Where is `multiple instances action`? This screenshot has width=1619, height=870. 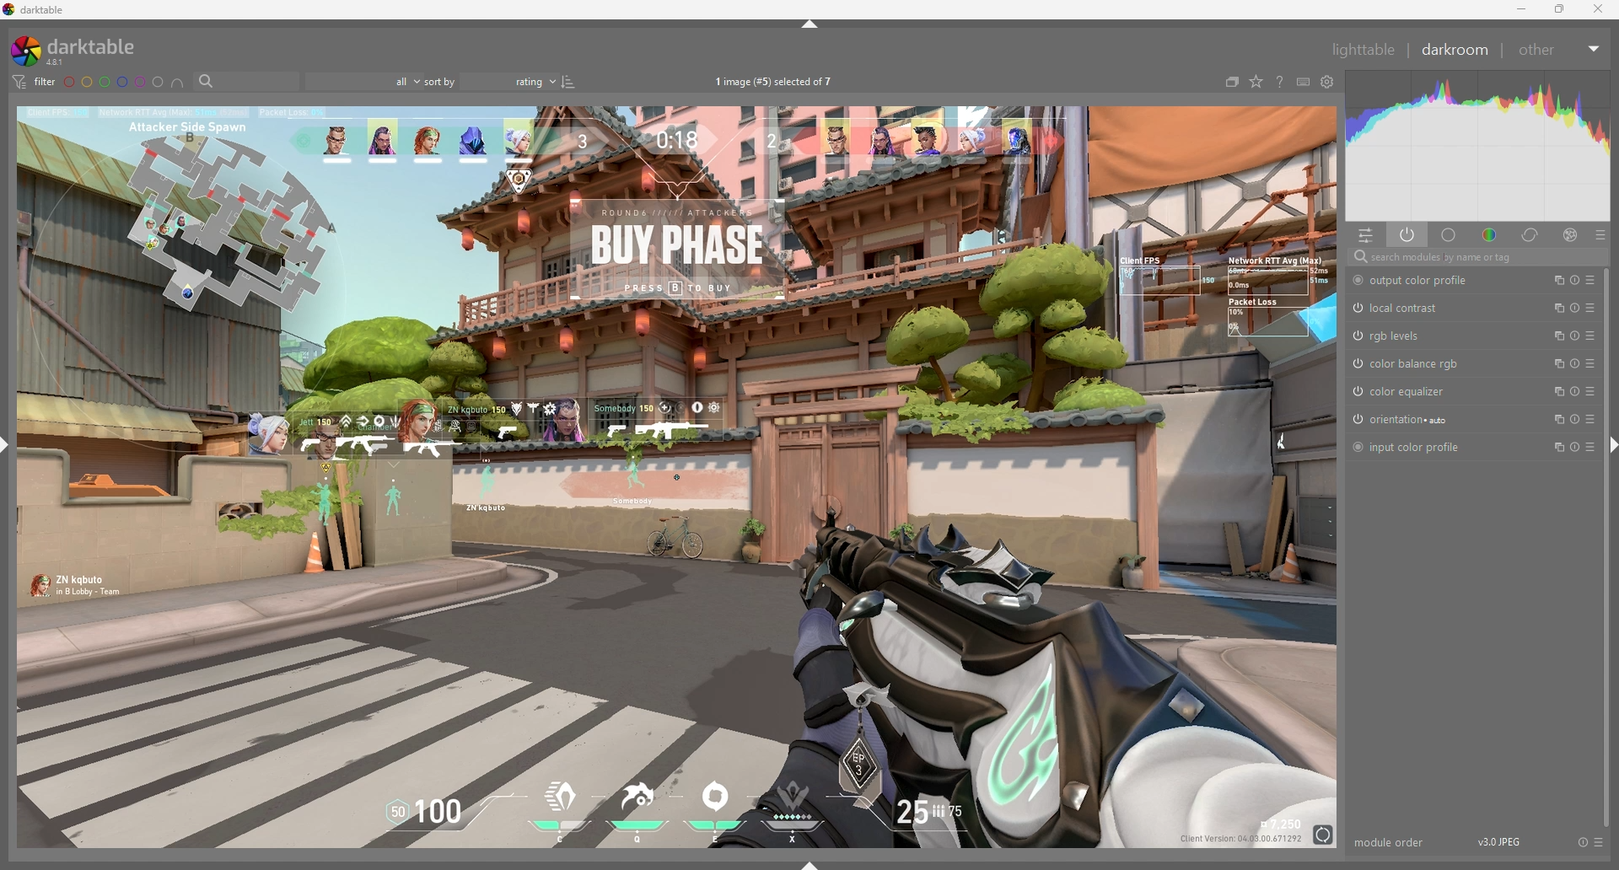 multiple instances action is located at coordinates (1557, 336).